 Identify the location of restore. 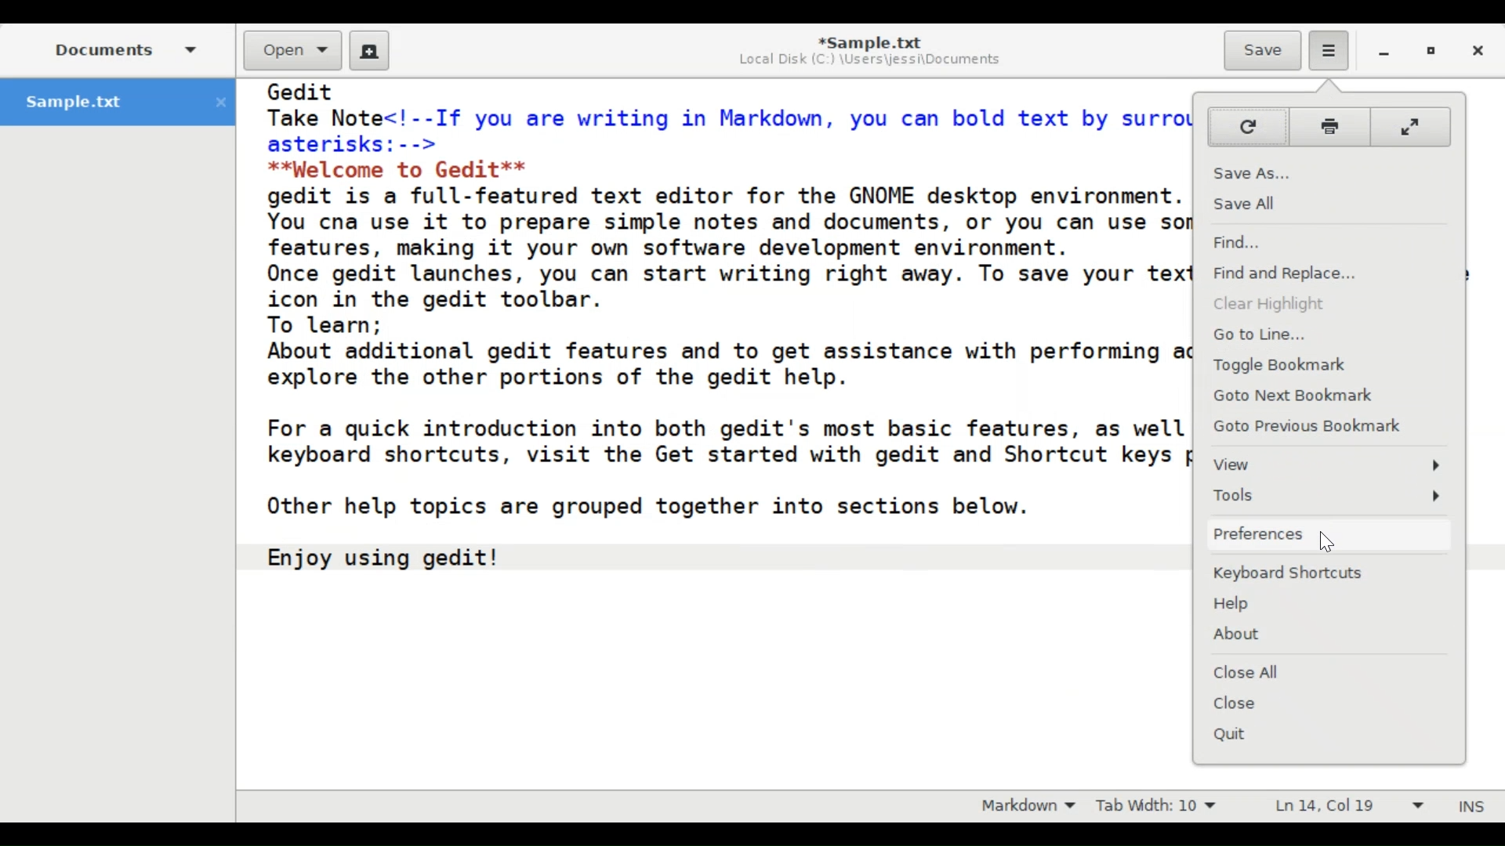
(1429, 52).